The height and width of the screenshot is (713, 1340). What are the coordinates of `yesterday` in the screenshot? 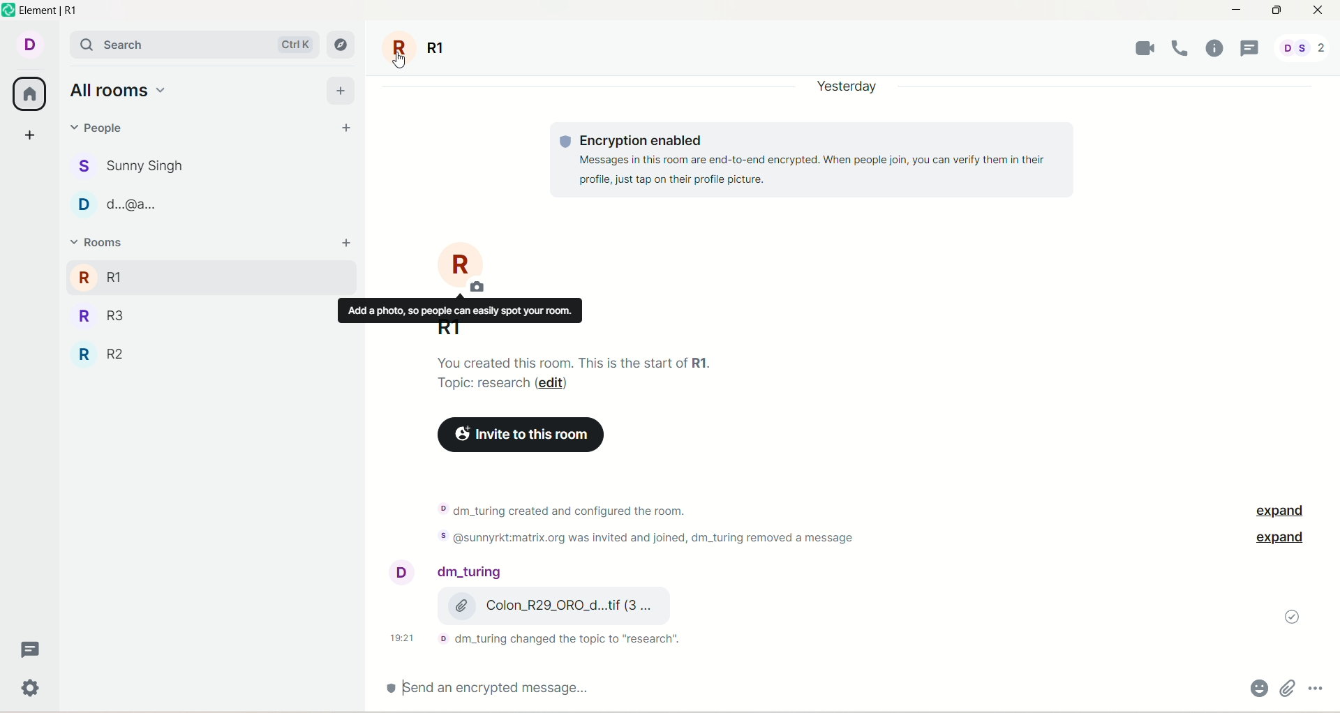 It's located at (847, 91).